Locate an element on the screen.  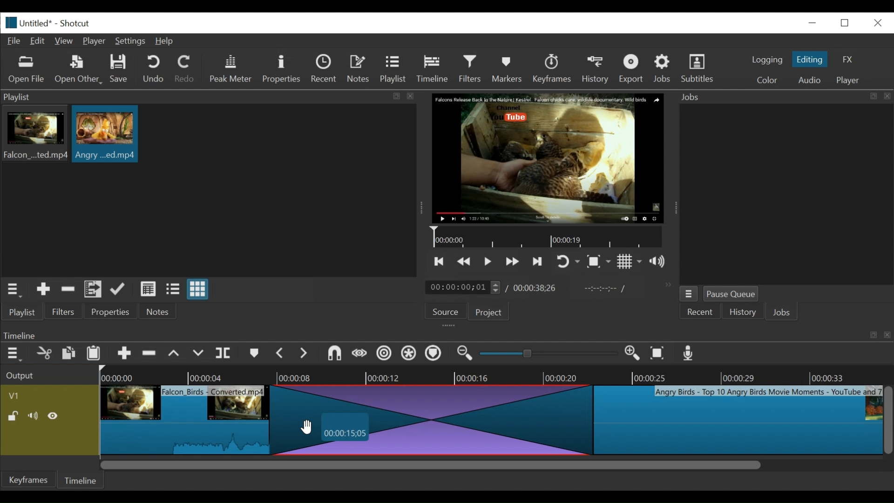
Mute is located at coordinates (35, 416).